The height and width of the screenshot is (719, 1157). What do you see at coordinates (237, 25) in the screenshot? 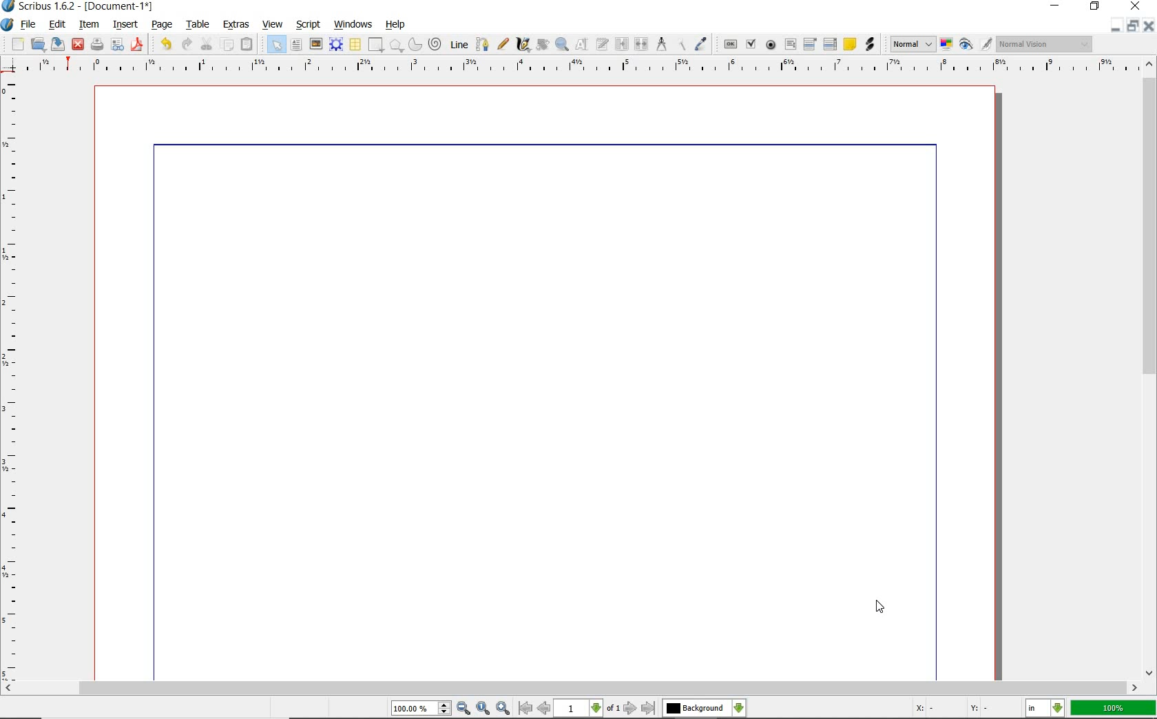
I see `extras` at bounding box center [237, 25].